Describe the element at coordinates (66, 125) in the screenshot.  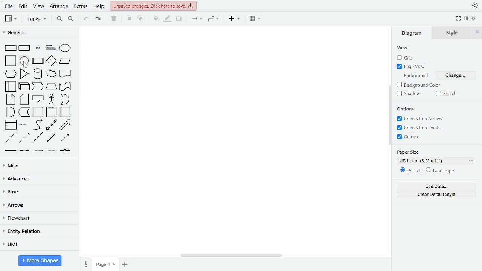
I see `arrow` at that location.